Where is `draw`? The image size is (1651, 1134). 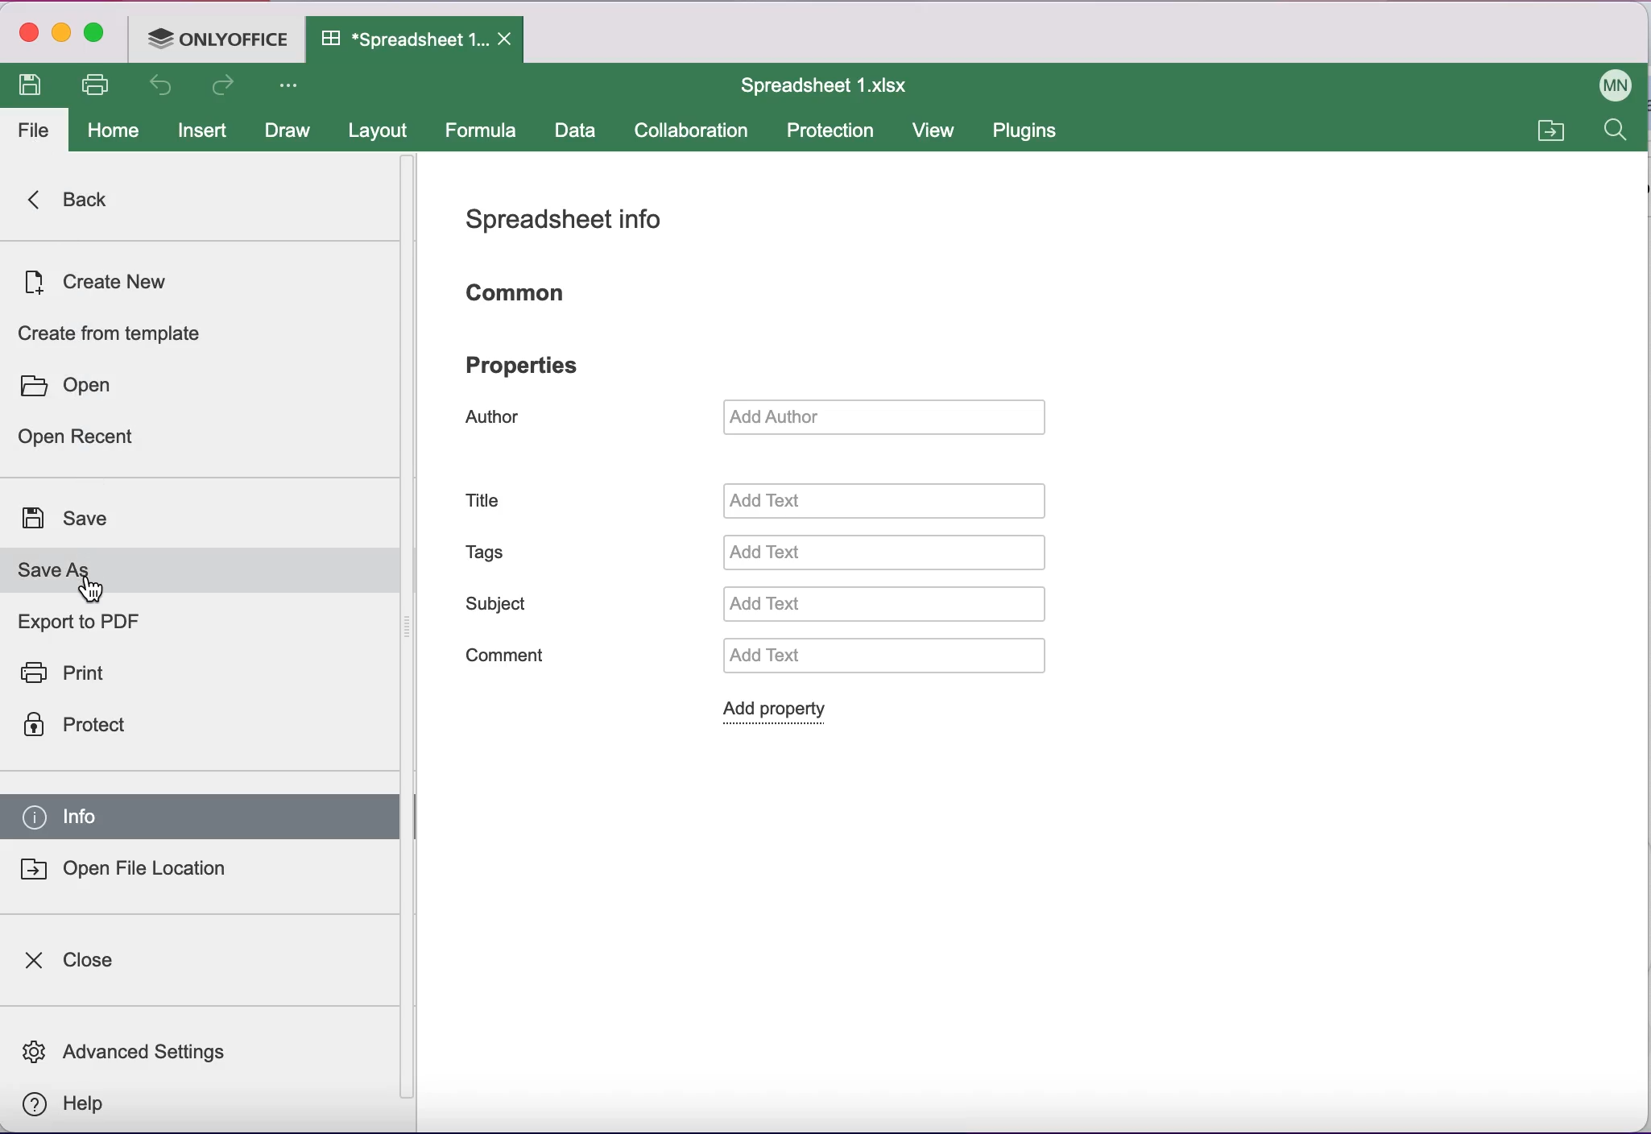 draw is located at coordinates (286, 129).